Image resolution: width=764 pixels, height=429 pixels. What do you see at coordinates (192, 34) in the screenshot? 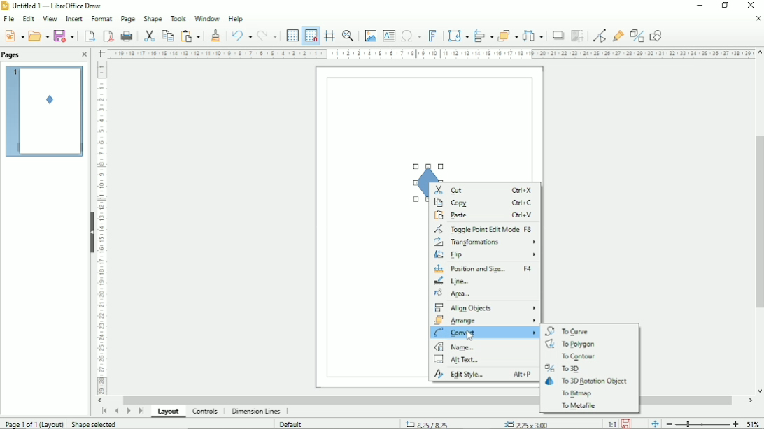
I see `Paste` at bounding box center [192, 34].